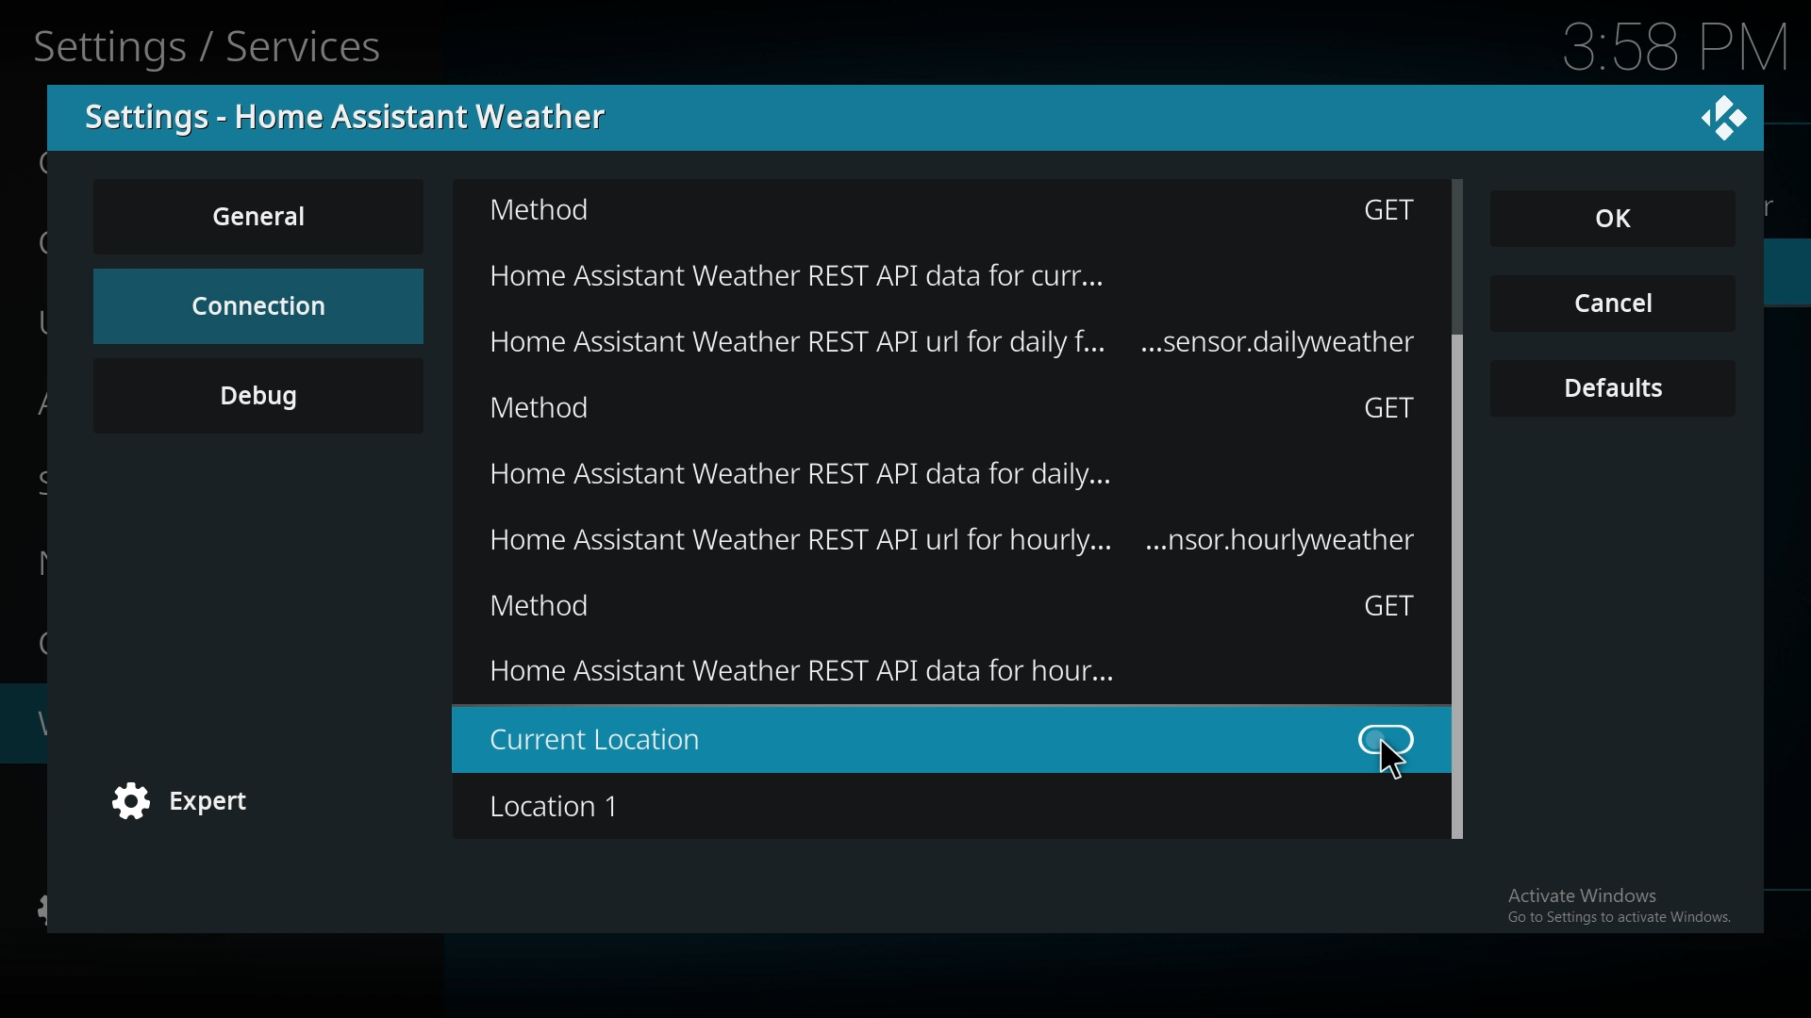 This screenshot has width=1811, height=1018. I want to click on defaults, so click(1615, 389).